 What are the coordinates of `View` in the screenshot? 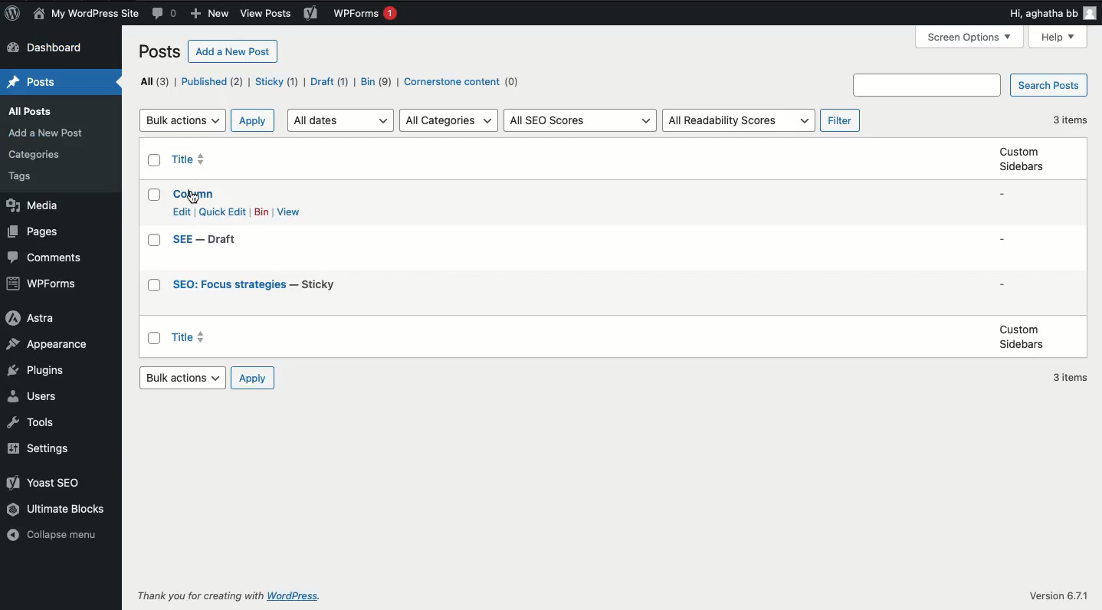 It's located at (290, 212).